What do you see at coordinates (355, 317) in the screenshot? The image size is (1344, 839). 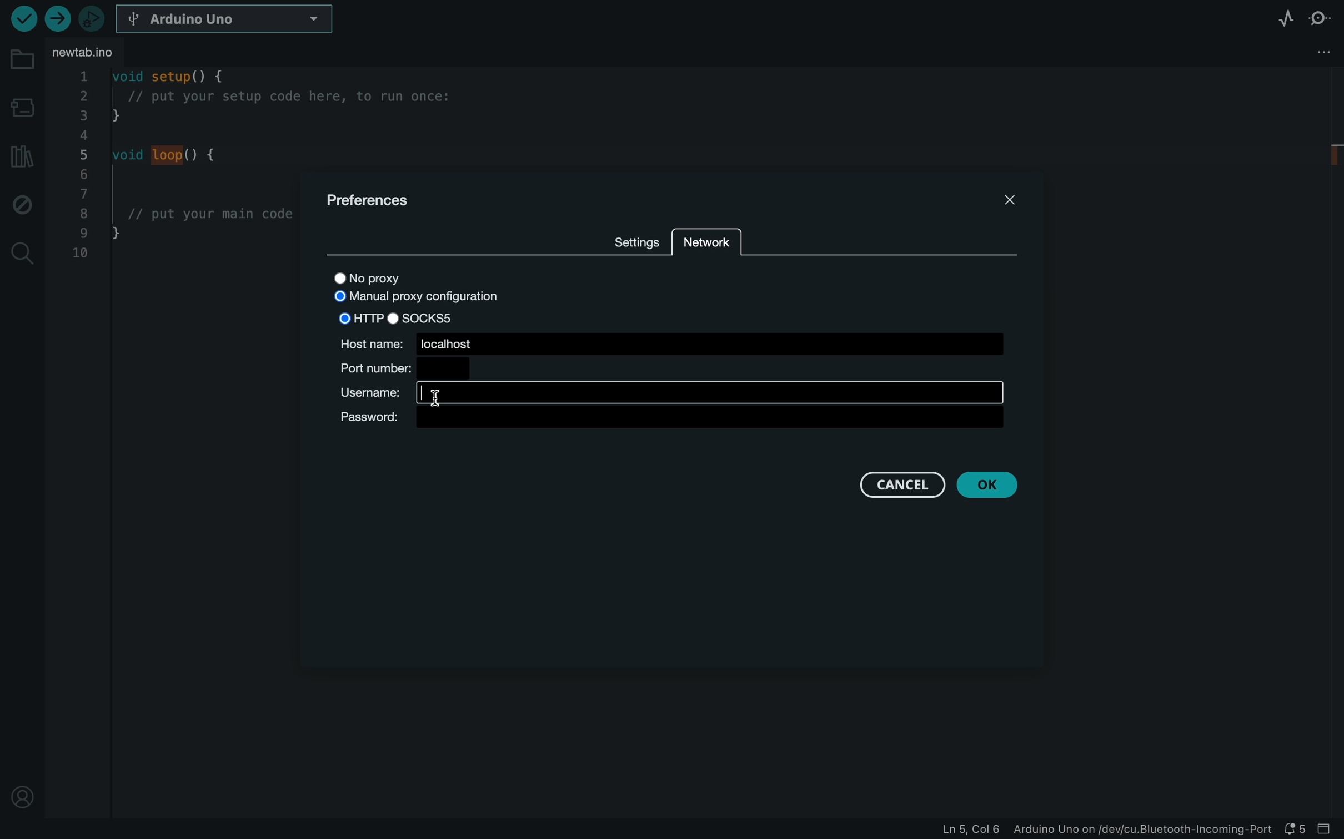 I see `HTTP` at bounding box center [355, 317].